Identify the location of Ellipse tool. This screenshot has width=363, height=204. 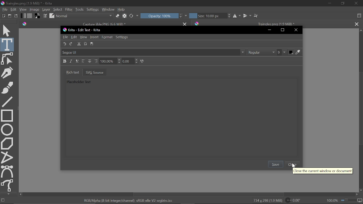
(7, 129).